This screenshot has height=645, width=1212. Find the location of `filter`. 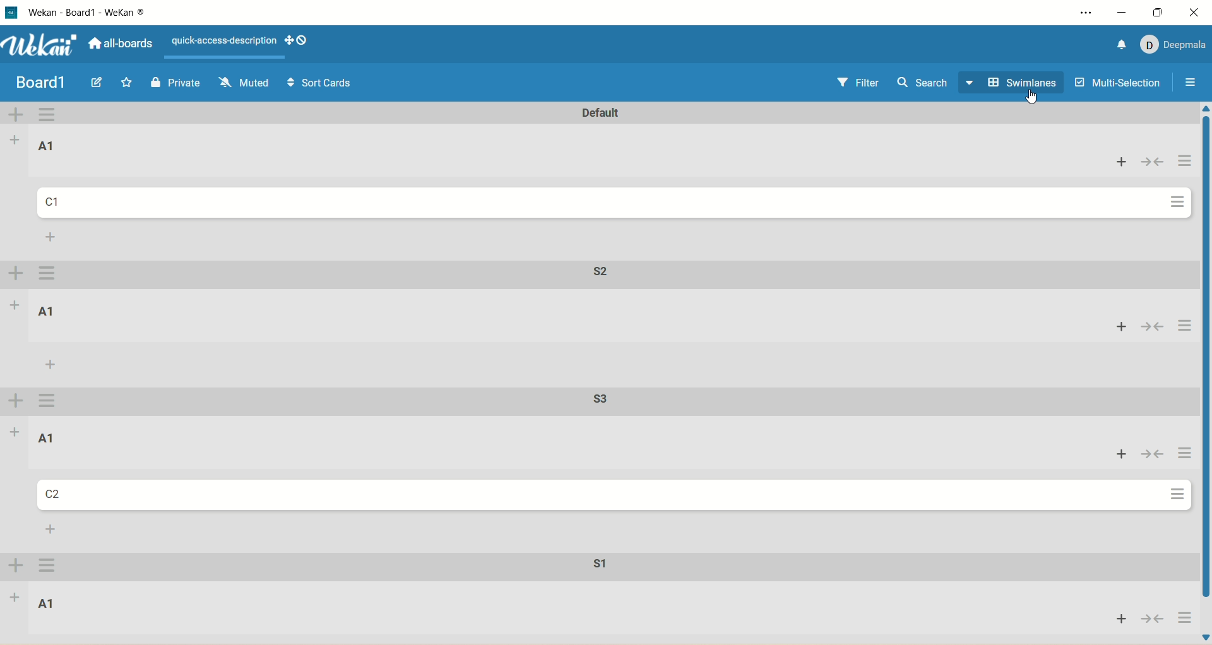

filter is located at coordinates (862, 86).